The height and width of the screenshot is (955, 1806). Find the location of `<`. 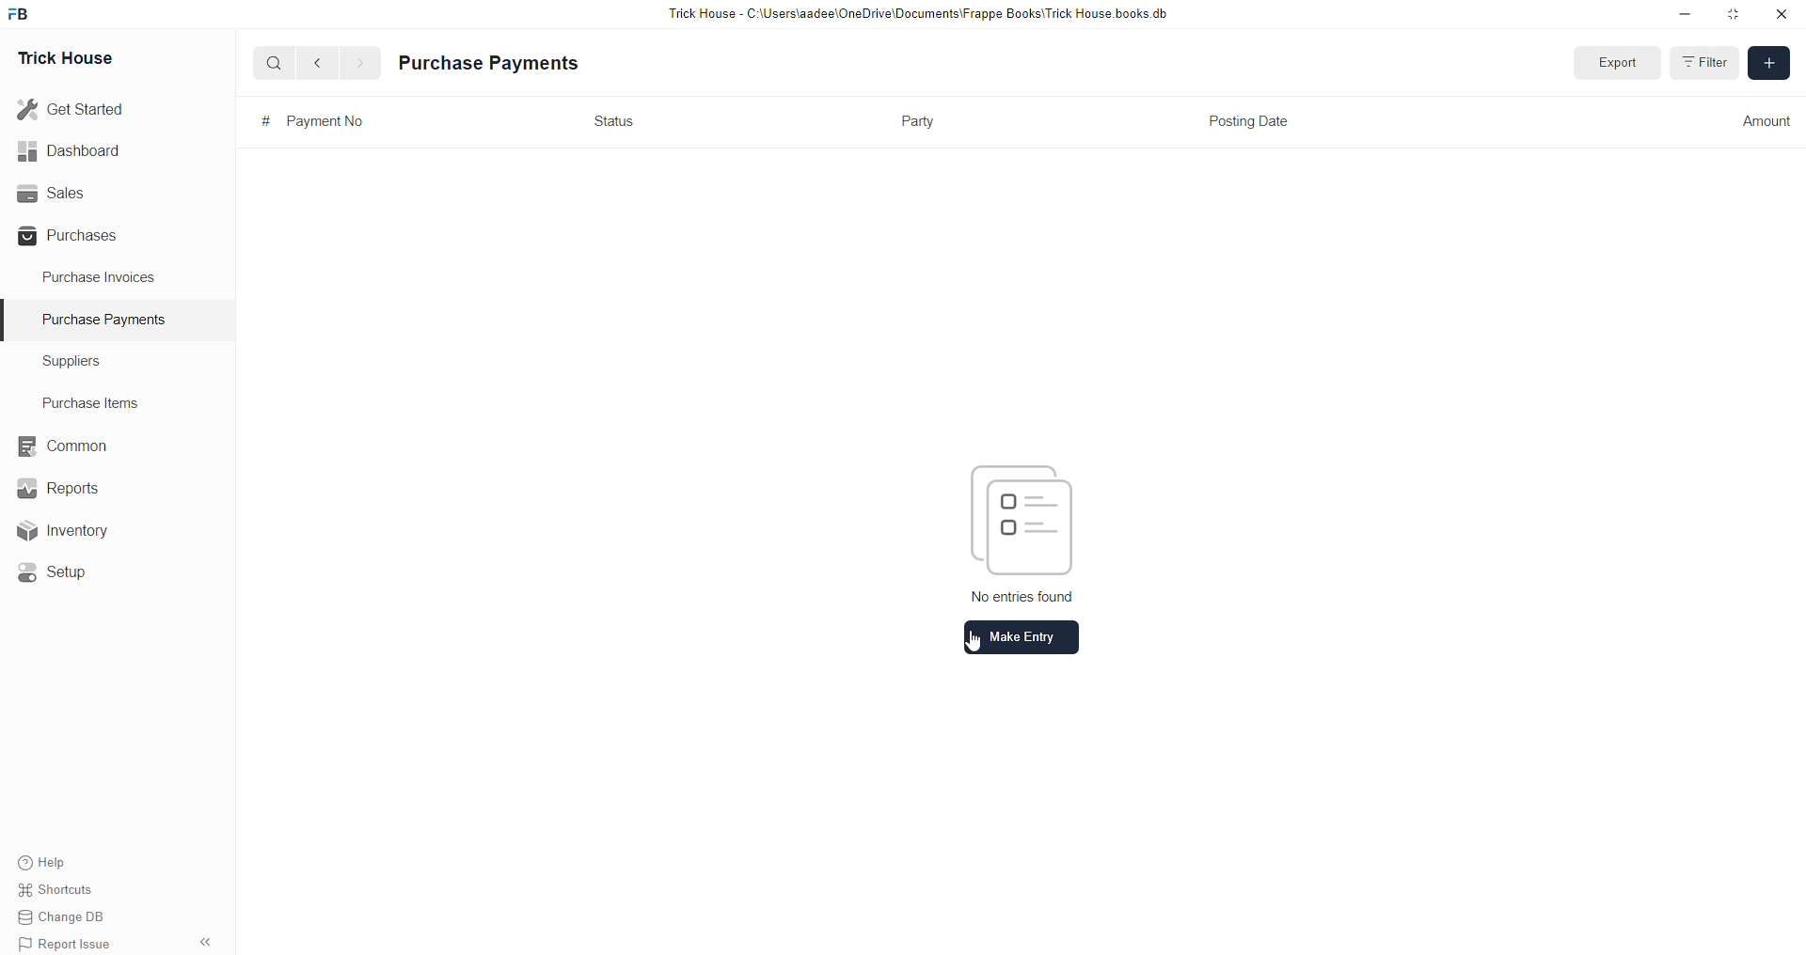

< is located at coordinates (313, 62).